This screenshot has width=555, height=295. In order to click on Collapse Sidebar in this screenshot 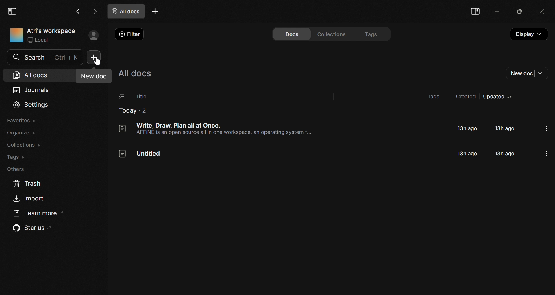, I will do `click(13, 10)`.